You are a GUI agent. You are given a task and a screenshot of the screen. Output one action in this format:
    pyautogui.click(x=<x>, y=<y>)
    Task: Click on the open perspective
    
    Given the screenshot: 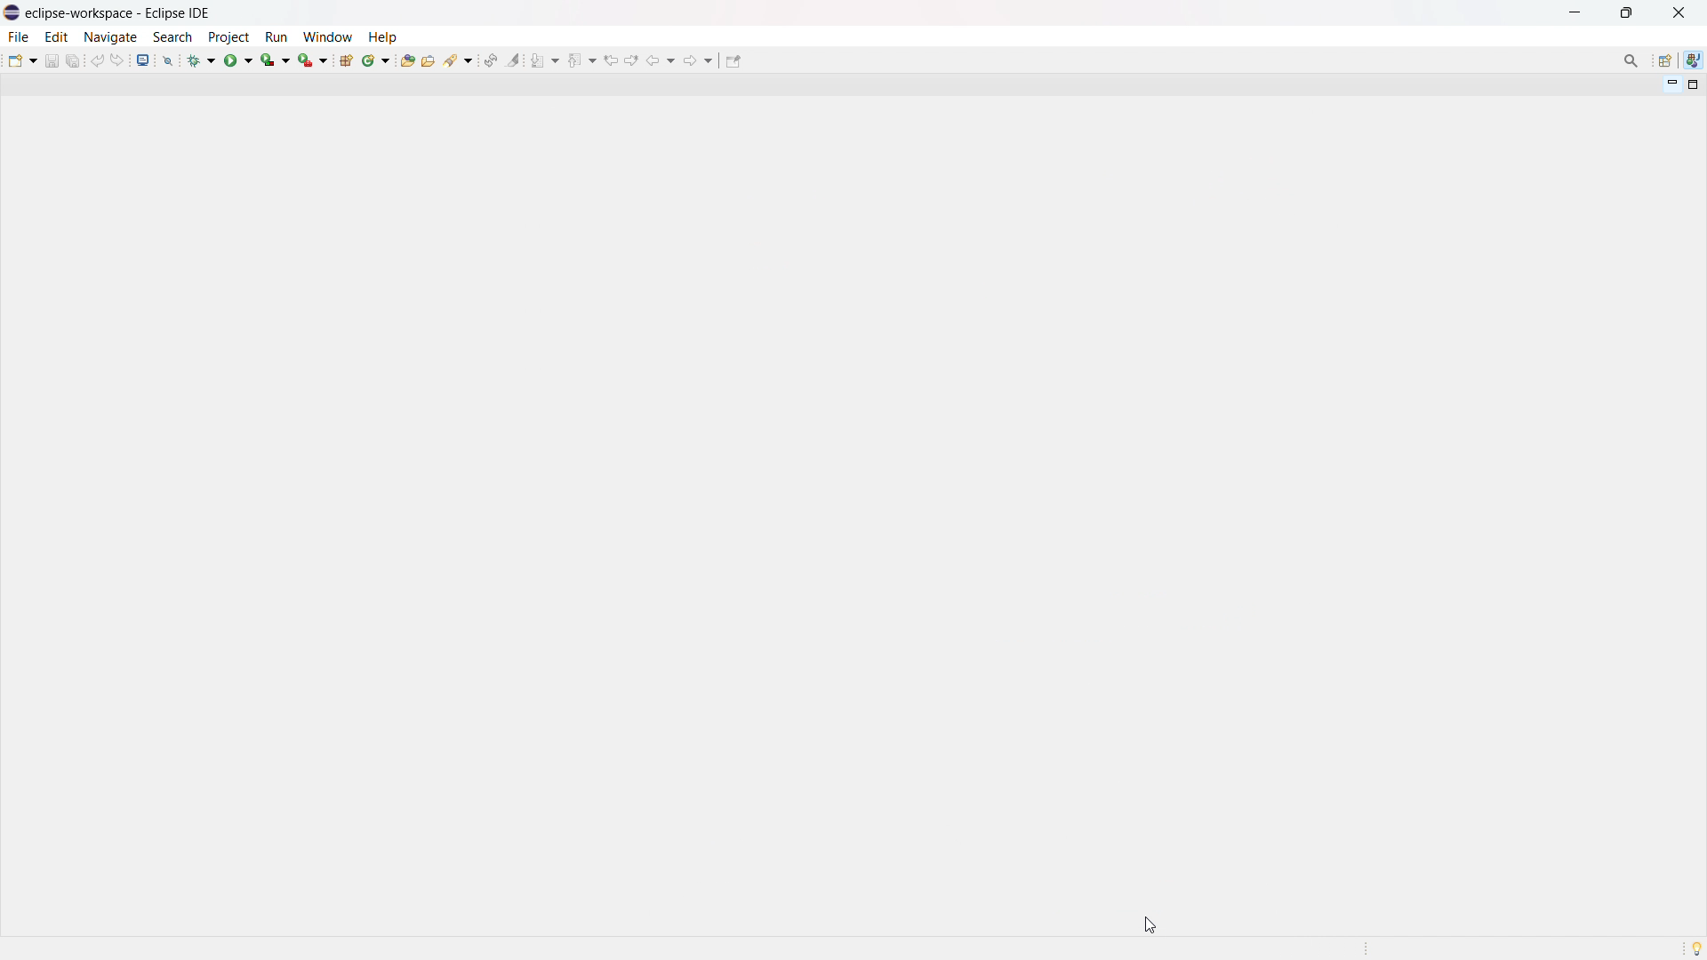 What is the action you would take?
    pyautogui.click(x=1663, y=61)
    